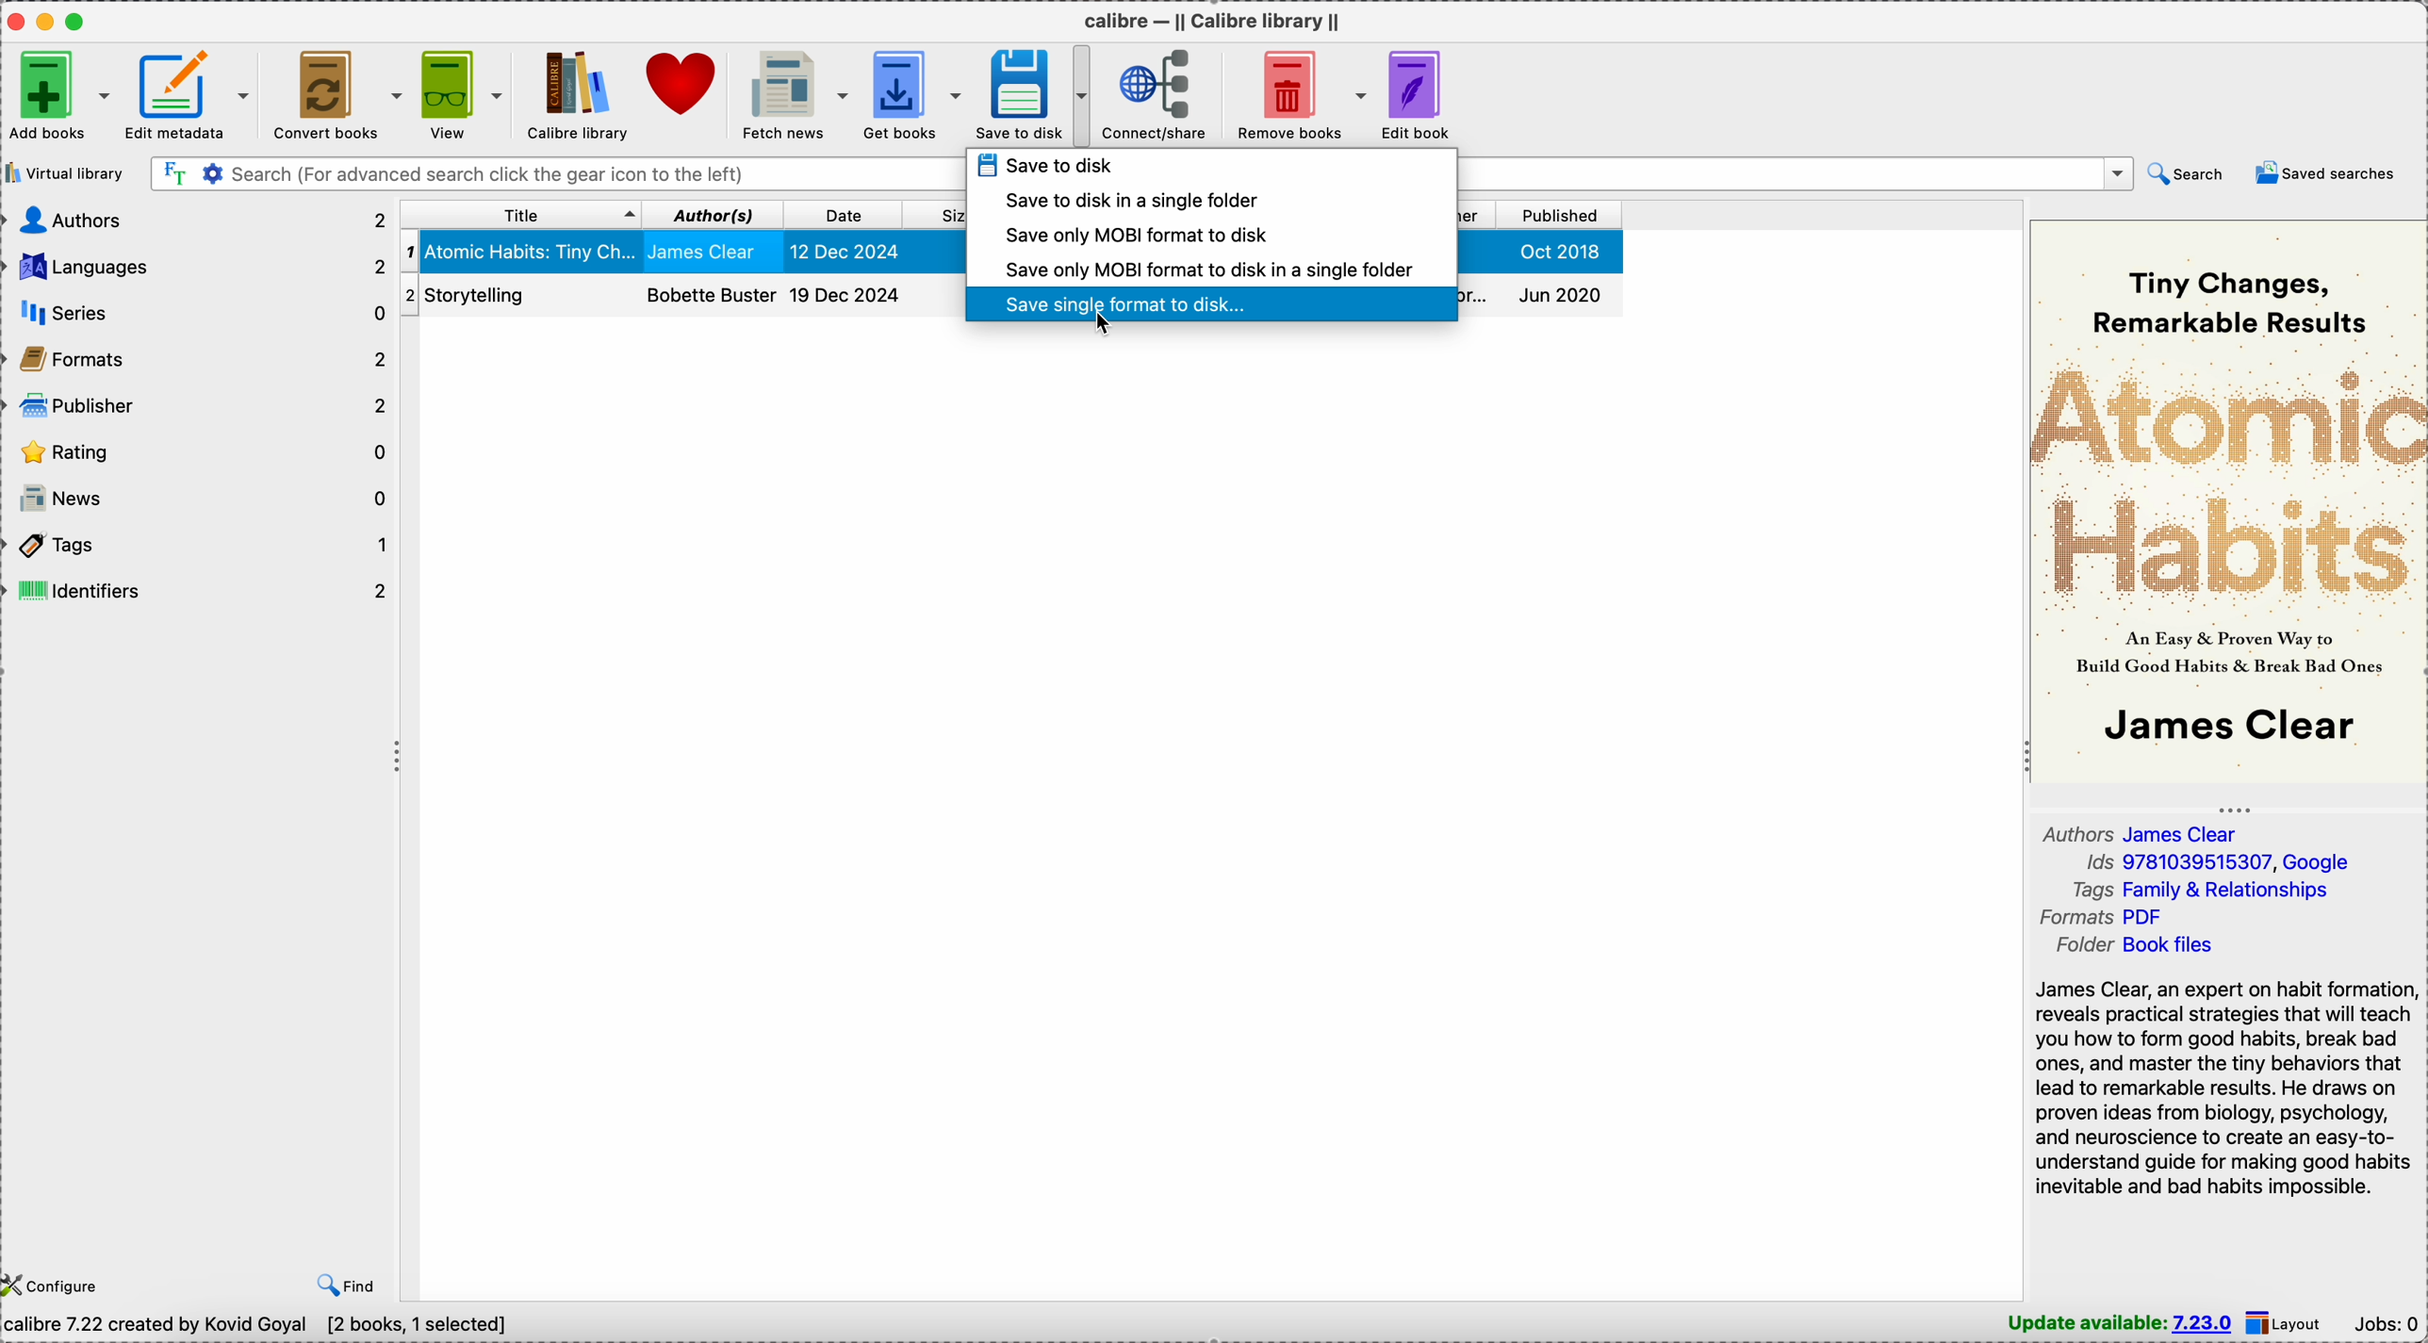  Describe the element at coordinates (2226, 1089) in the screenshot. I see `James Clear, an expert on habit formation reveals practical strategies that will teach you how to form good habits, break bad ones, and master the tiny behaviors that lead to remarkable results. He draws on proven ideas from biology, psychology, and neuroscience to create an easy-to-understand guide...` at that location.